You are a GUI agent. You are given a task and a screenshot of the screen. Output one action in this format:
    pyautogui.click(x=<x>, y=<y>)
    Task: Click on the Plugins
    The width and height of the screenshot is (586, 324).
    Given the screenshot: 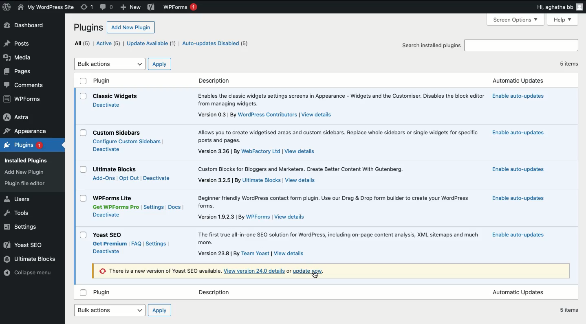 What is the action you would take?
    pyautogui.click(x=89, y=27)
    